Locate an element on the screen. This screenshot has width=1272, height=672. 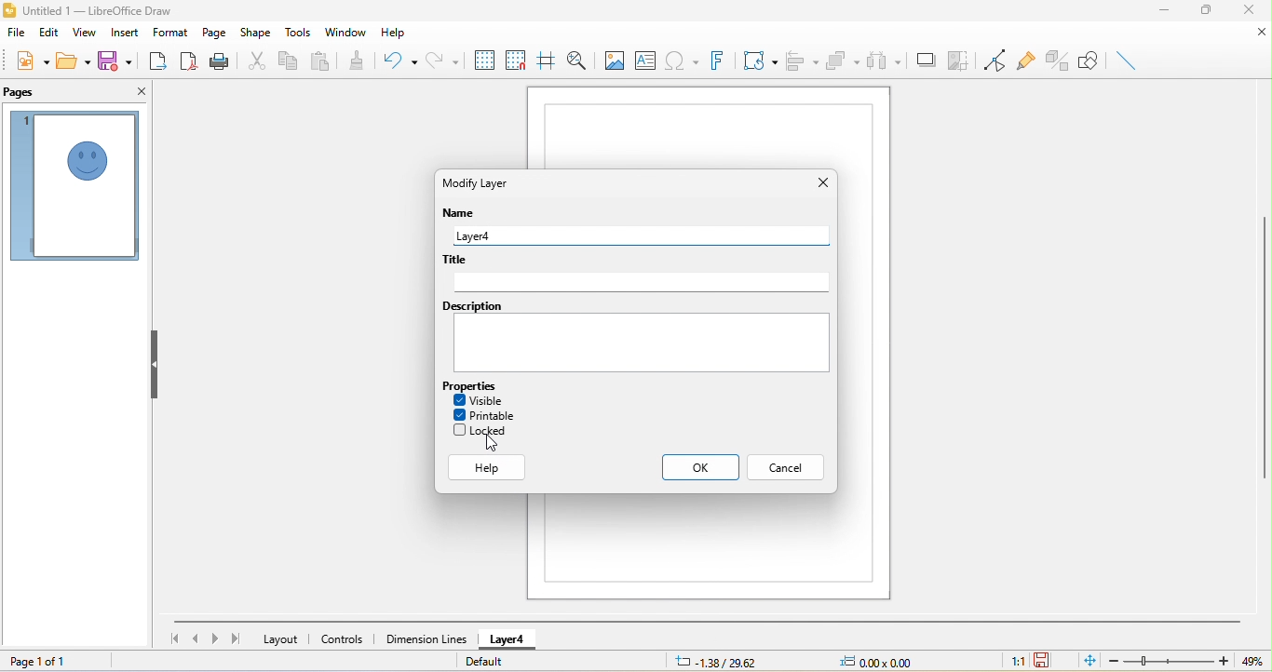
-1.38/29.62 is located at coordinates (725, 661).